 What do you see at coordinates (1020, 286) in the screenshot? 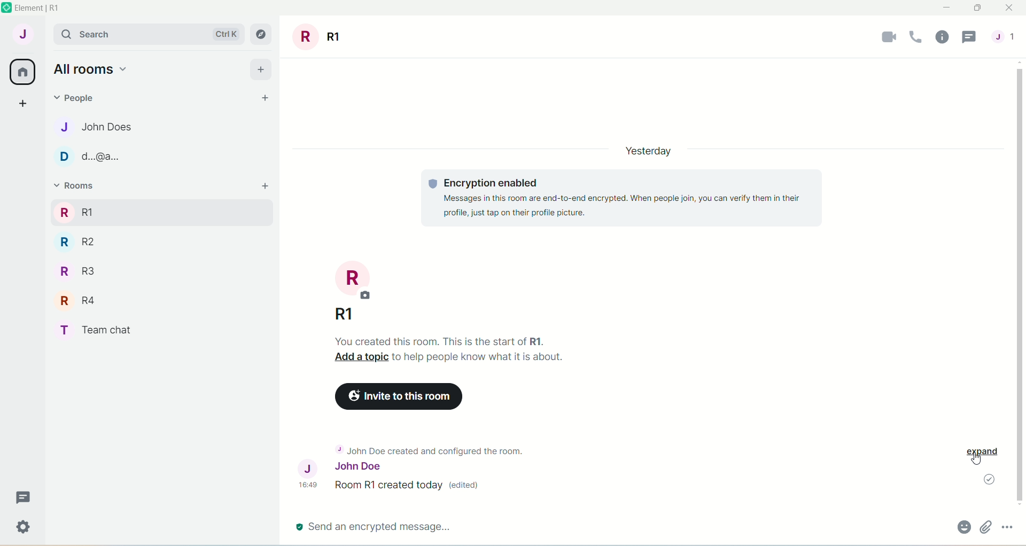
I see `Scrollbar` at bounding box center [1020, 286].